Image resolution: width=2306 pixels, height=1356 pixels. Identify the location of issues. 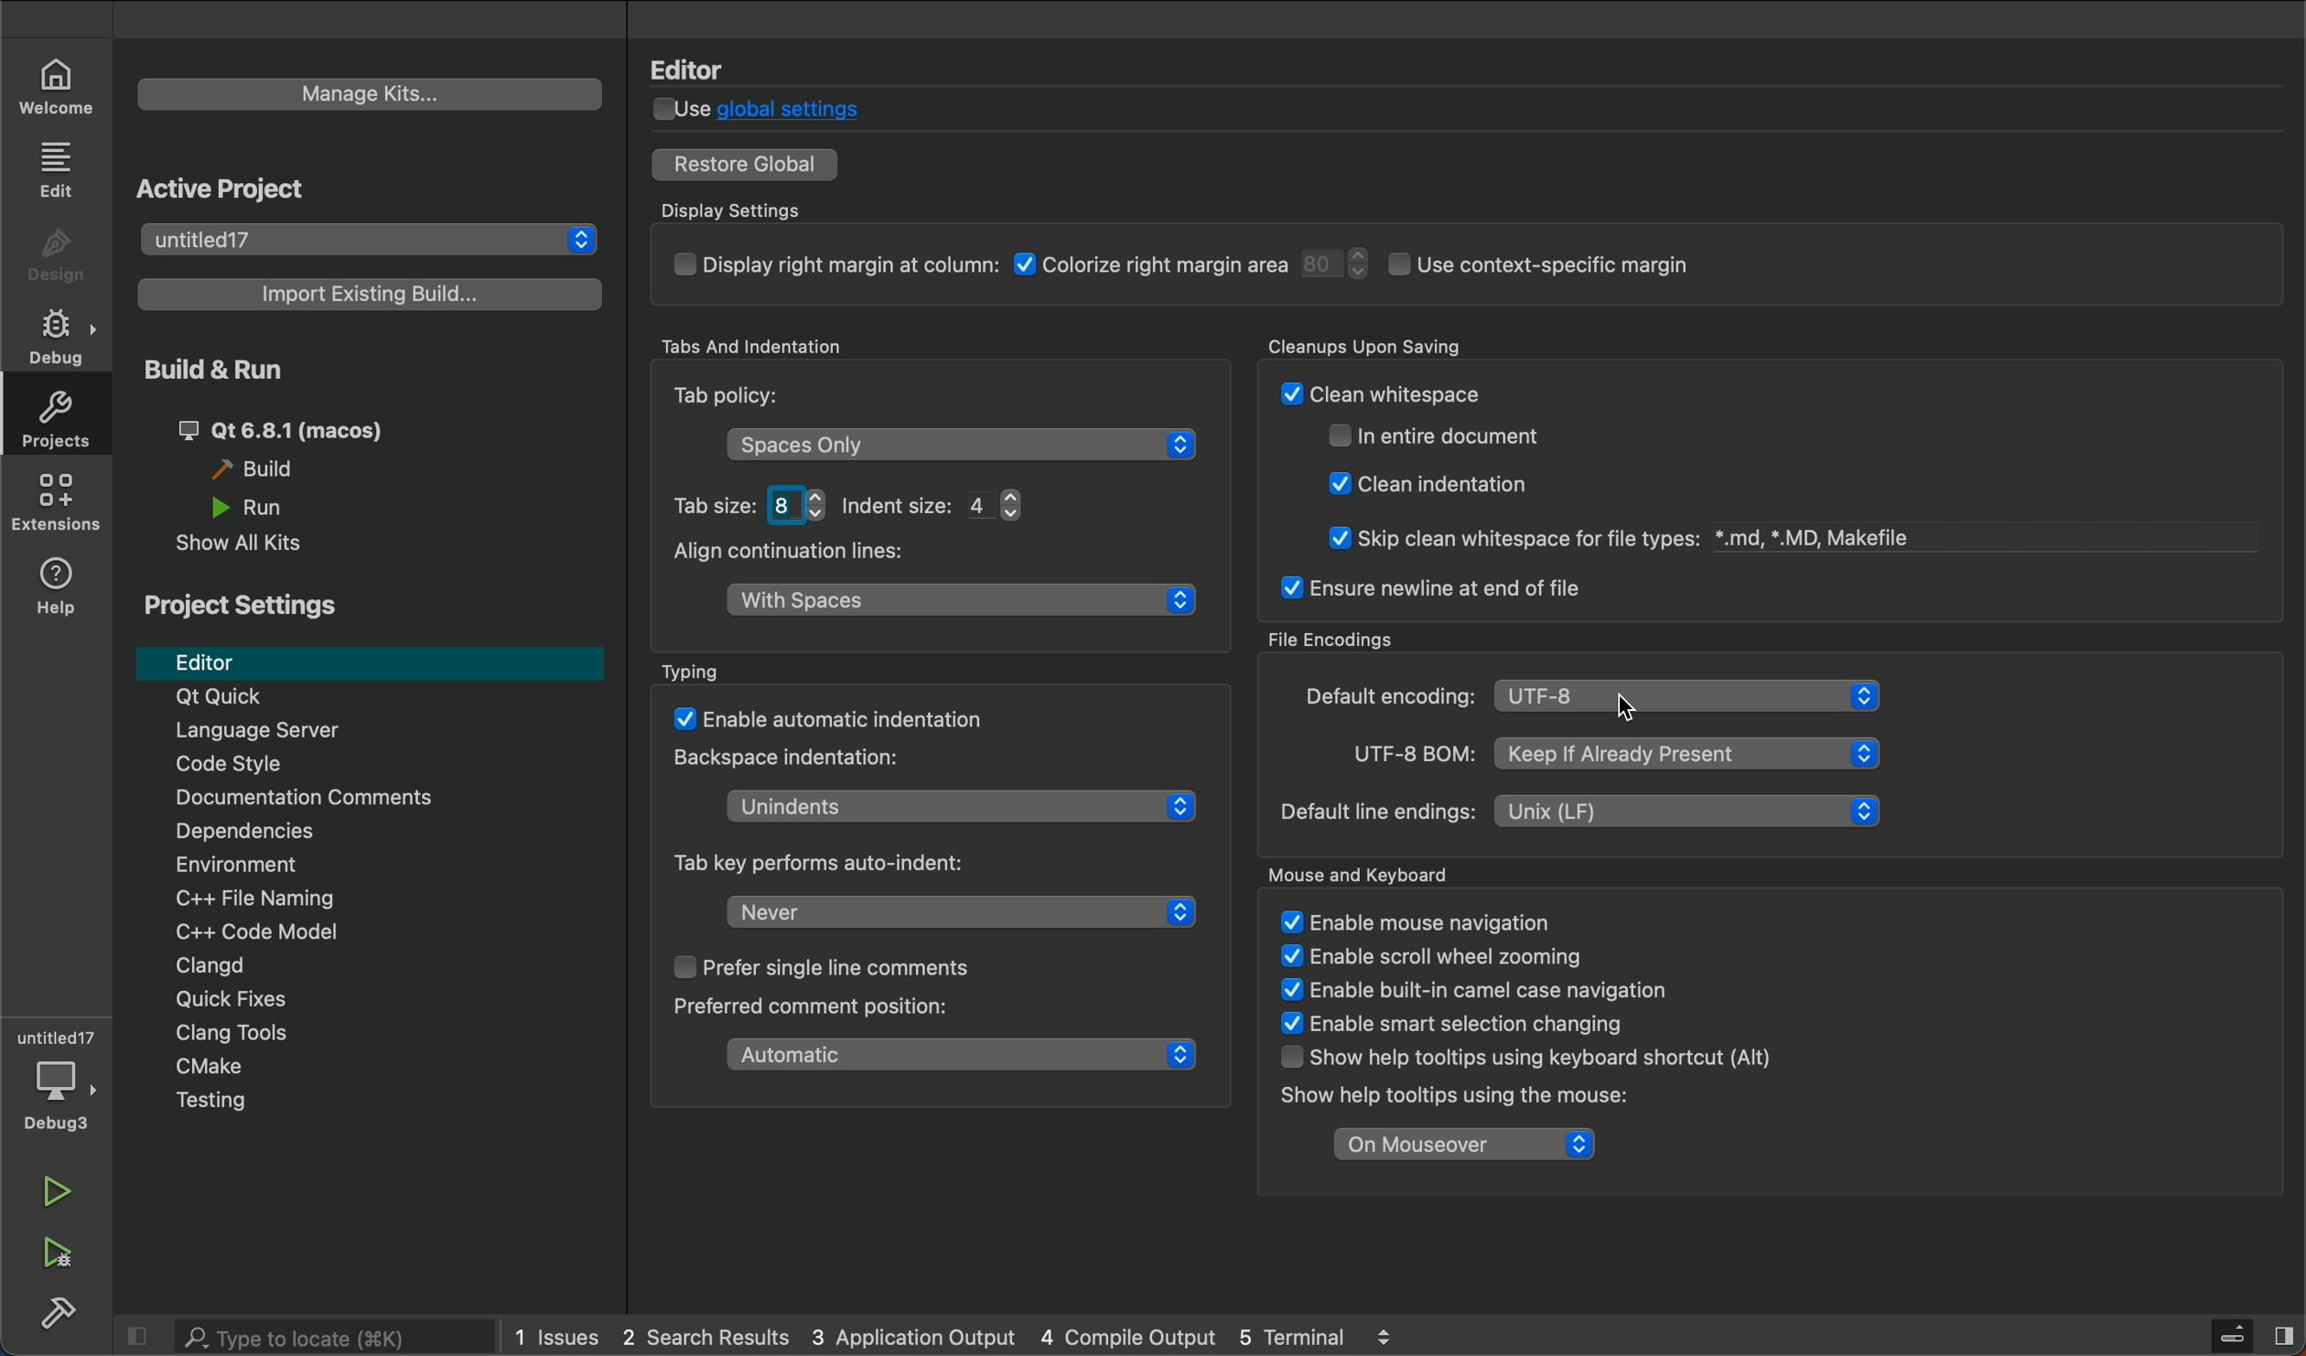
(563, 1337).